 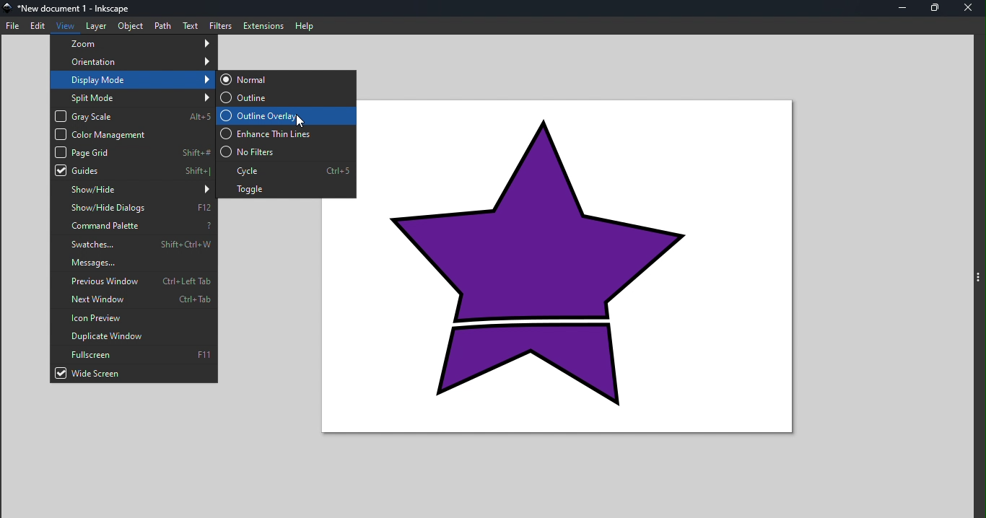 What do you see at coordinates (134, 208) in the screenshot?
I see `Show/hide dialogs` at bounding box center [134, 208].